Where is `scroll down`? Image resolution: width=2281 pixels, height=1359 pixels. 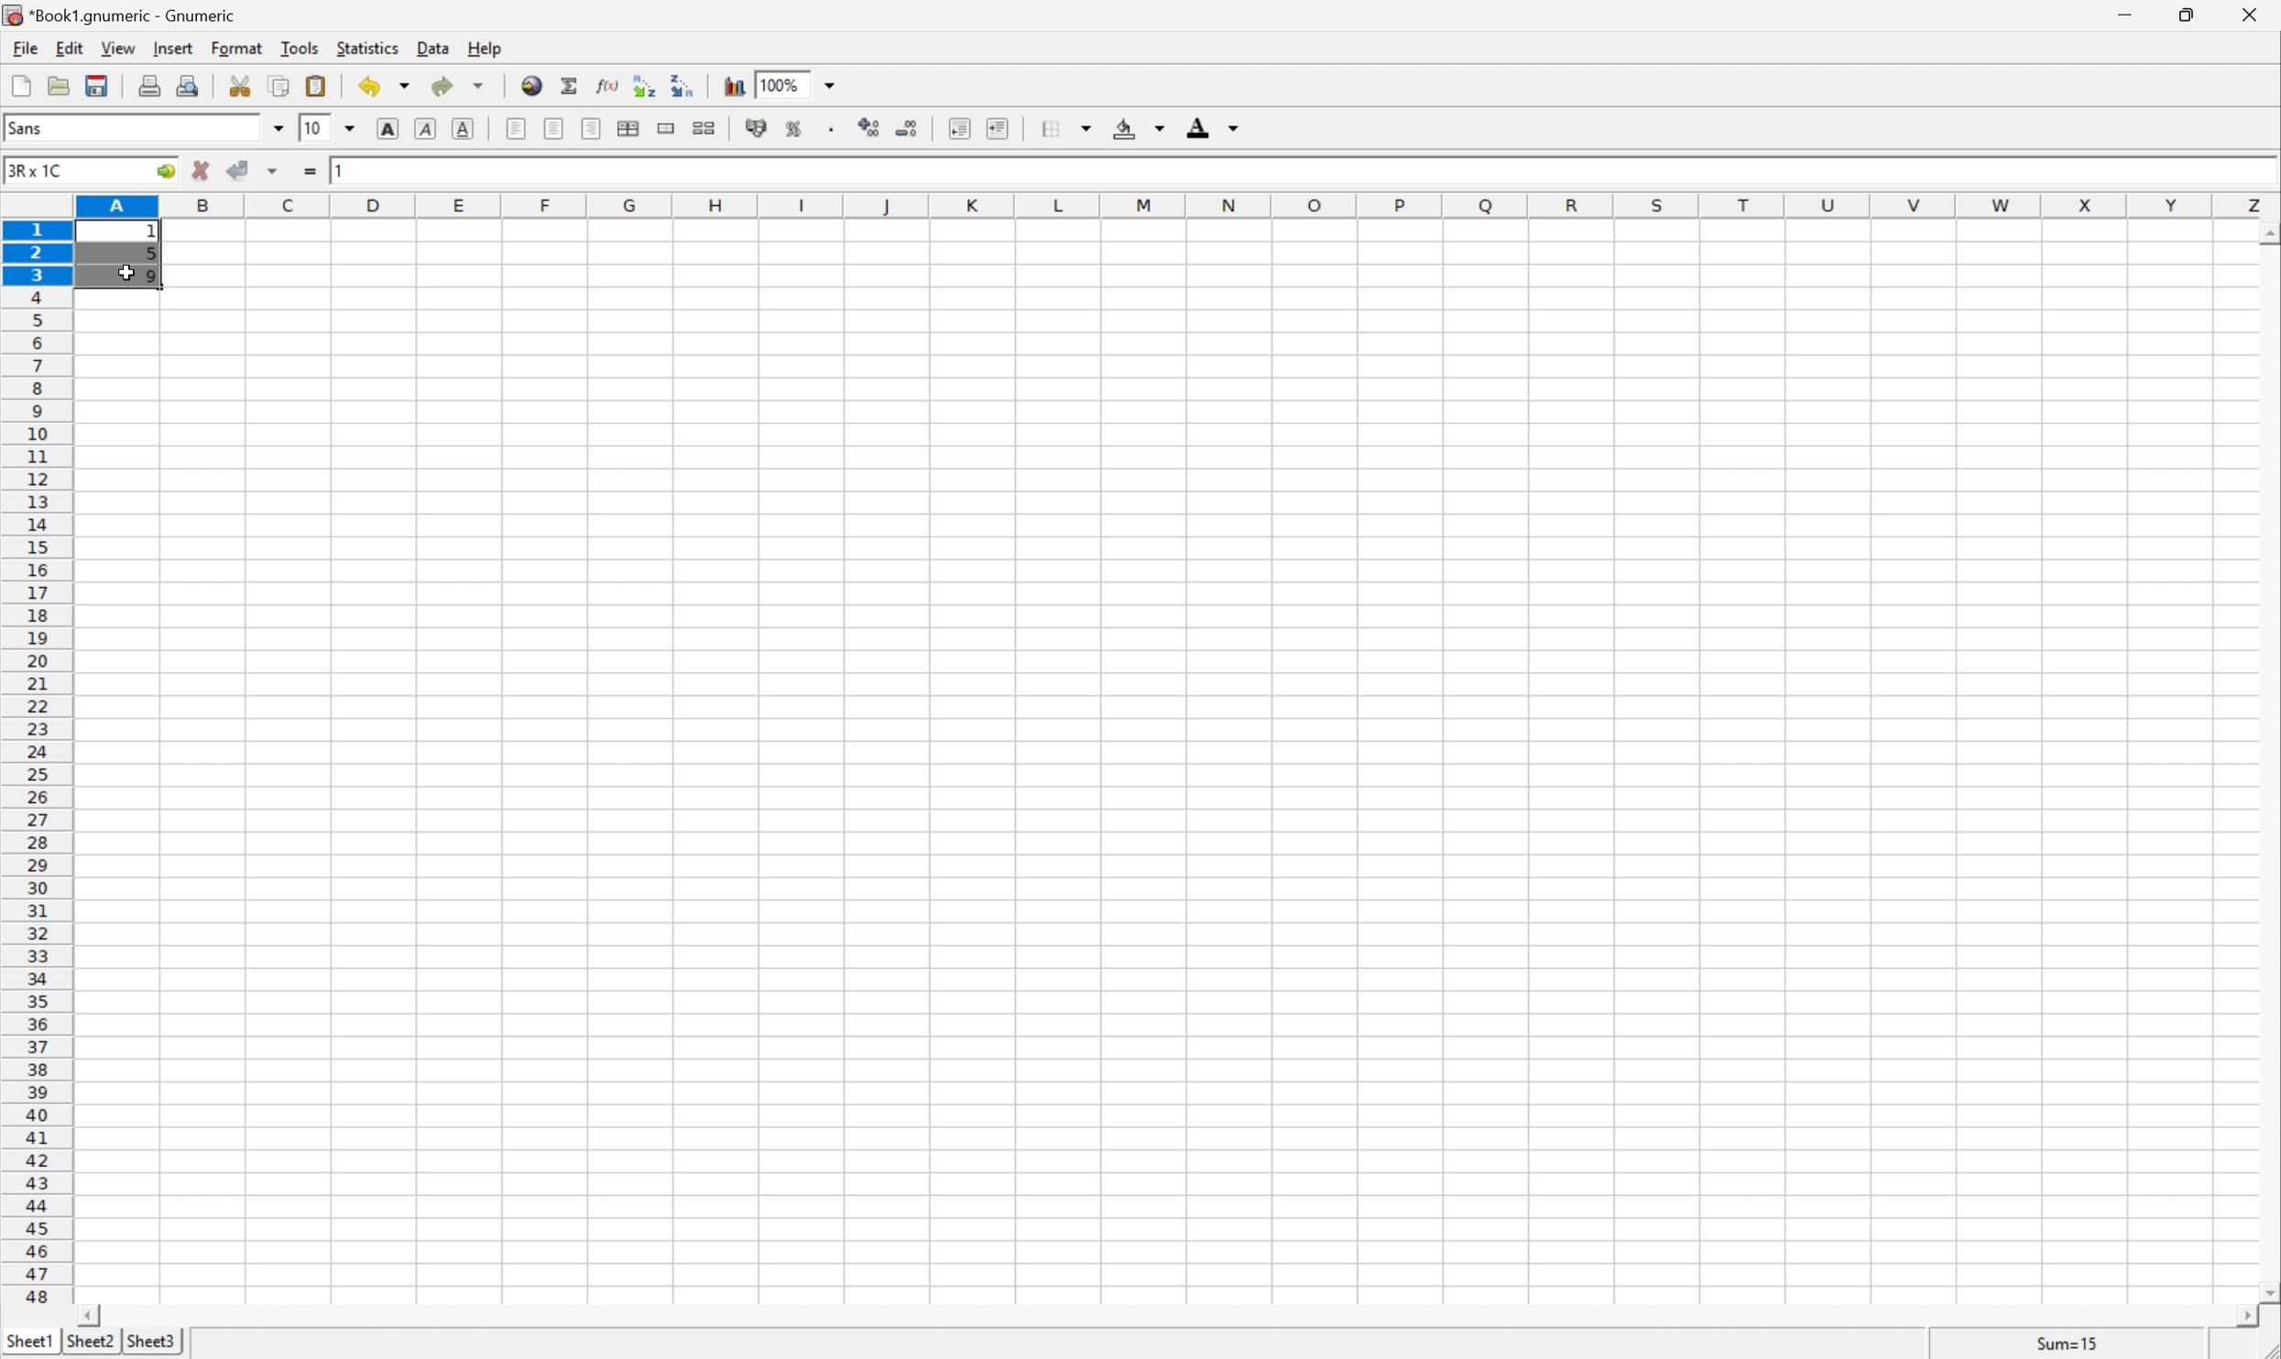 scroll down is located at coordinates (2266, 1291).